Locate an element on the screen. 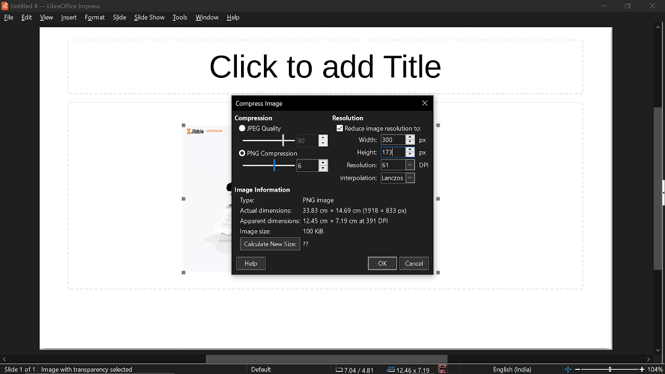  insert is located at coordinates (70, 18).